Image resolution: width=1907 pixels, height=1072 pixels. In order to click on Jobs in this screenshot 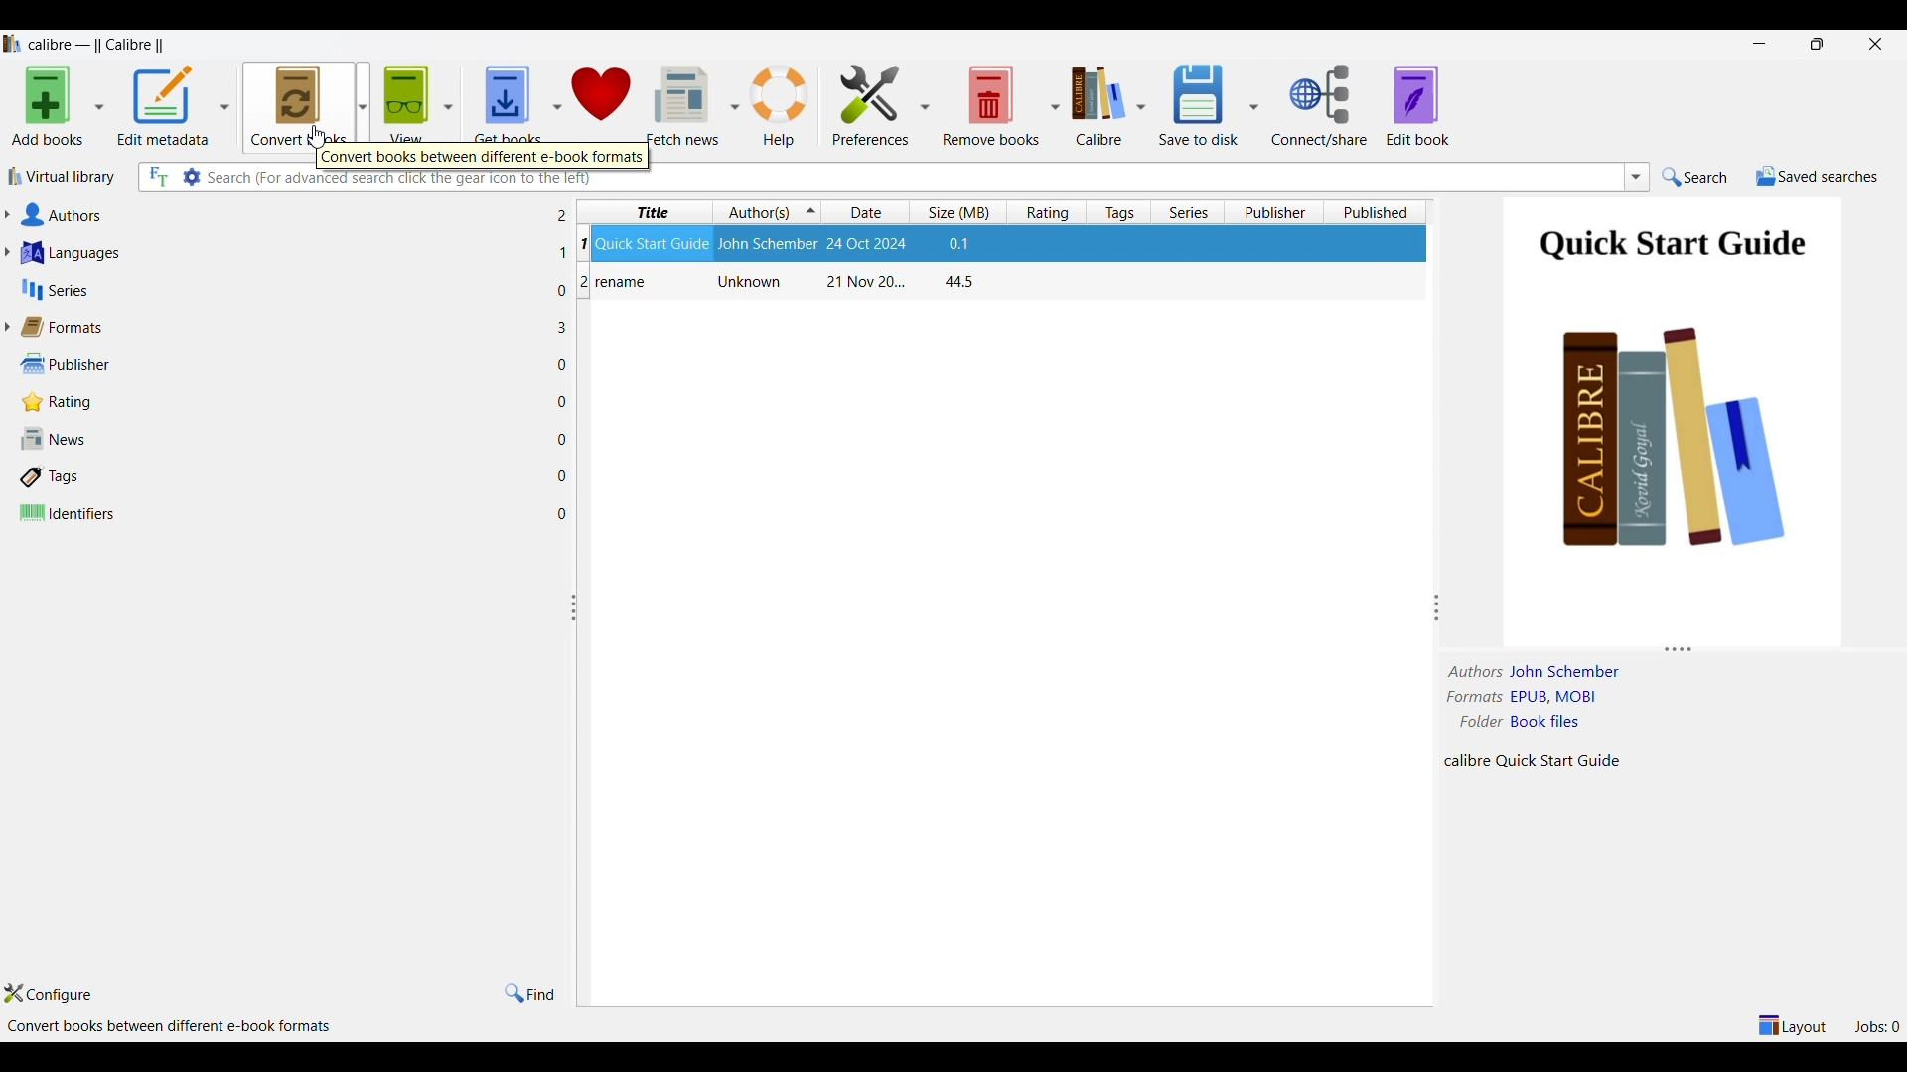, I will do `click(1876, 1027)`.